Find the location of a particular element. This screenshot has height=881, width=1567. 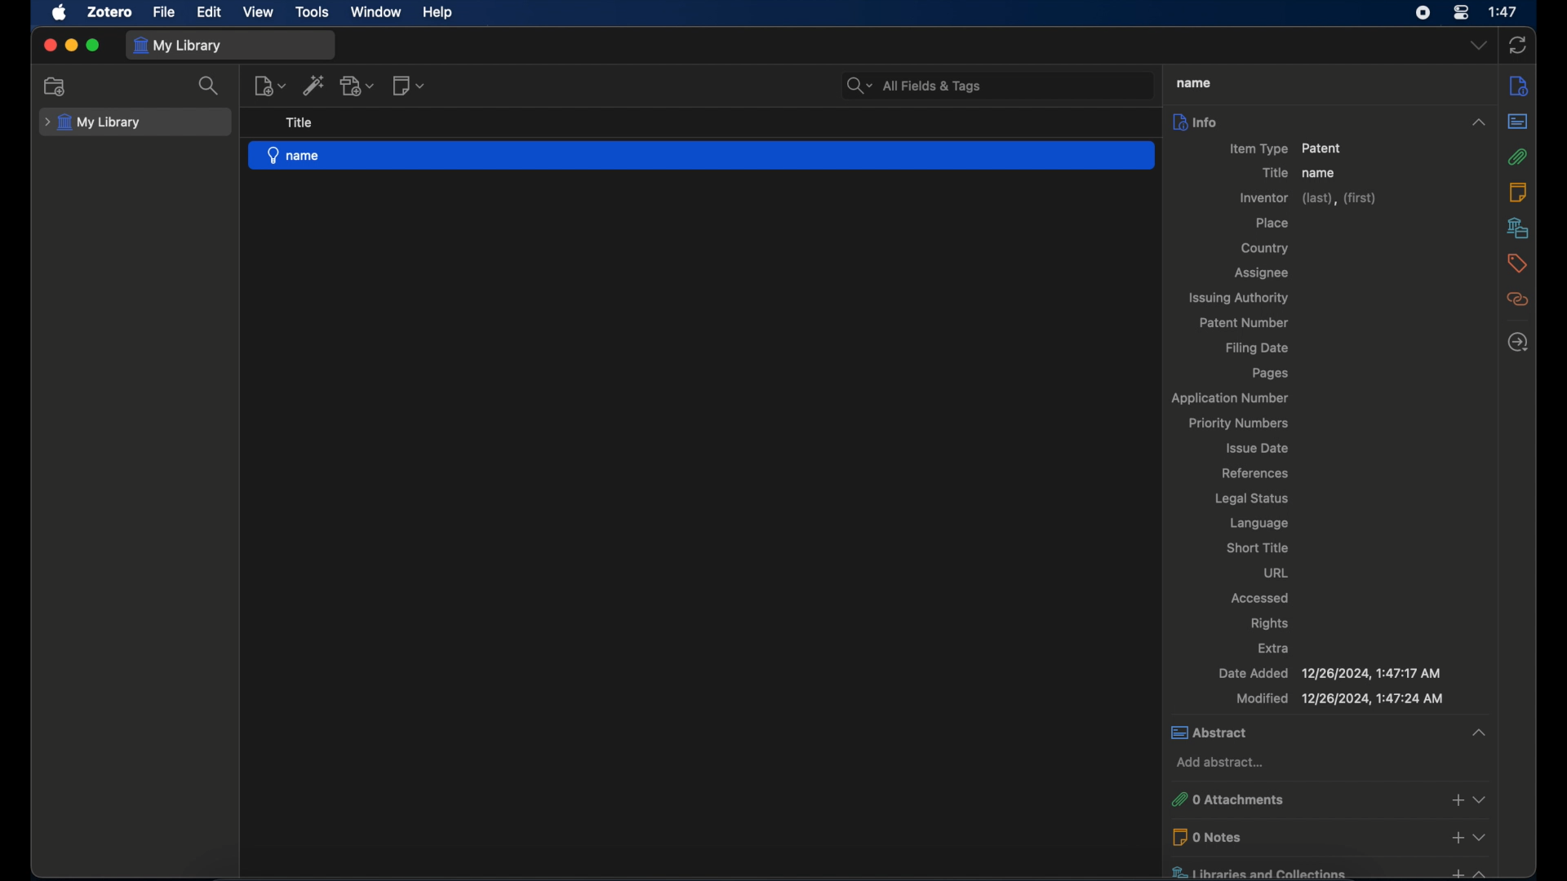

close is located at coordinates (50, 44).